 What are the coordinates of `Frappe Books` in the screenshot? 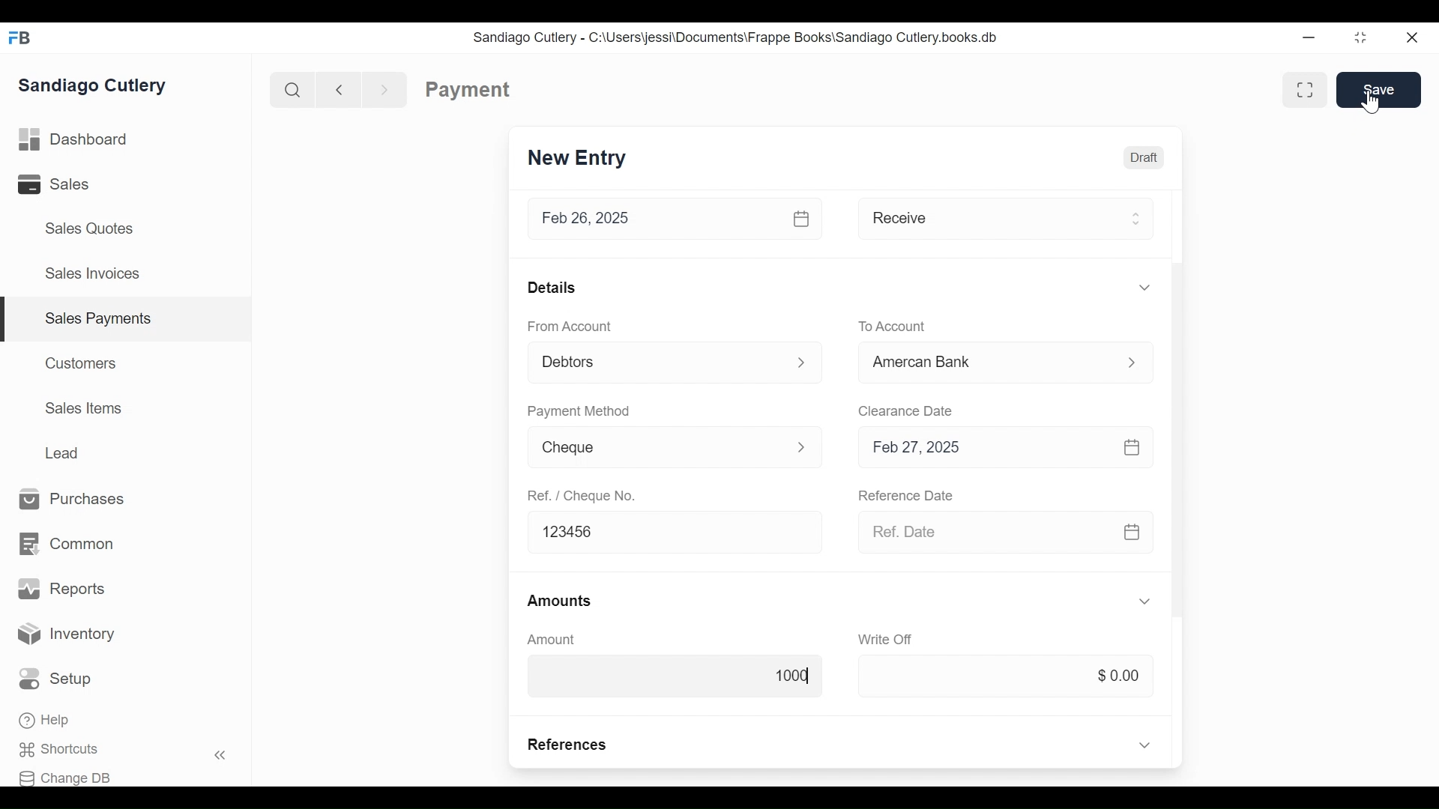 It's located at (21, 37).